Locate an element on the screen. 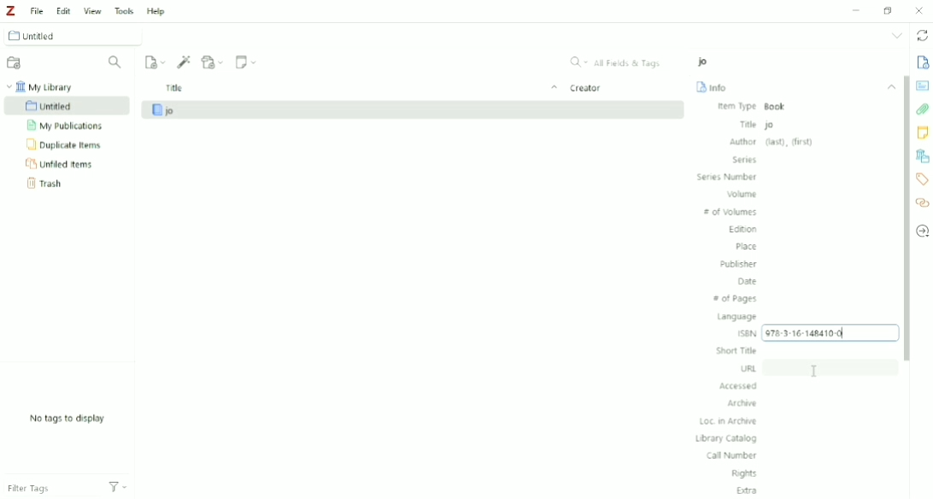 The width and height of the screenshot is (933, 499). Add Item (s) by Identifier is located at coordinates (183, 61).